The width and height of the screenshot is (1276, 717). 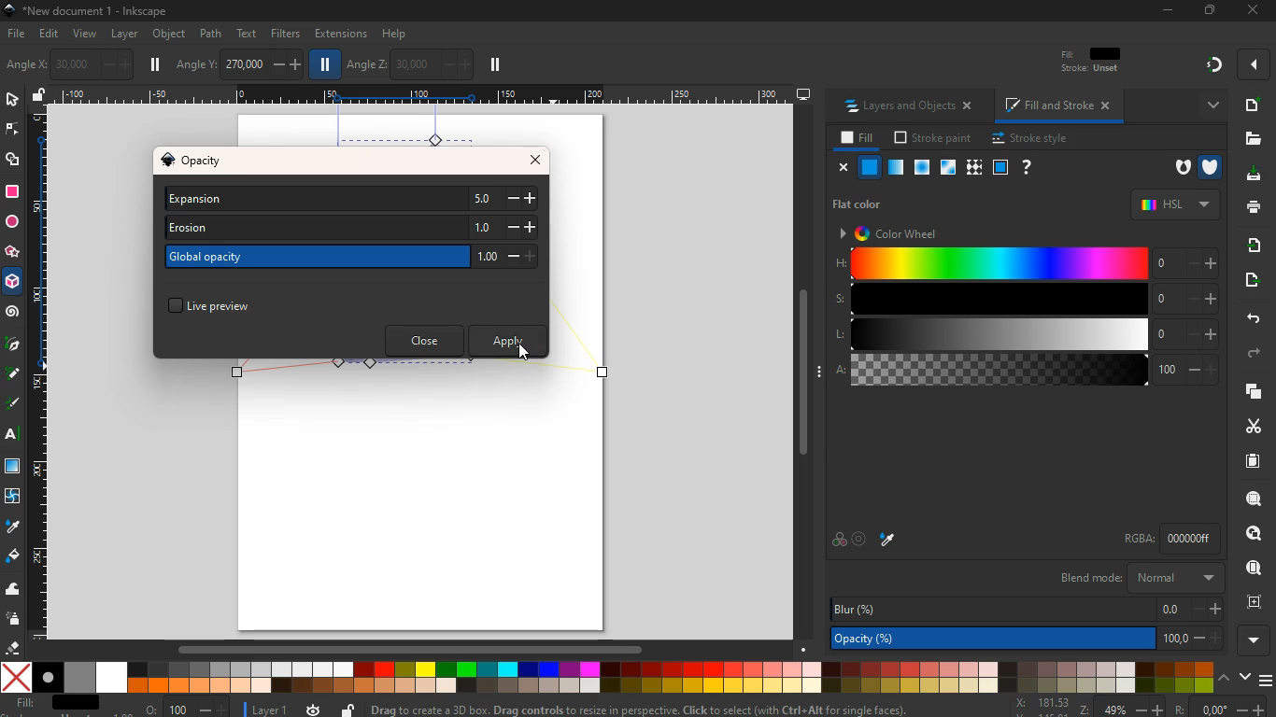 What do you see at coordinates (1248, 245) in the screenshot?
I see `receive` at bounding box center [1248, 245].